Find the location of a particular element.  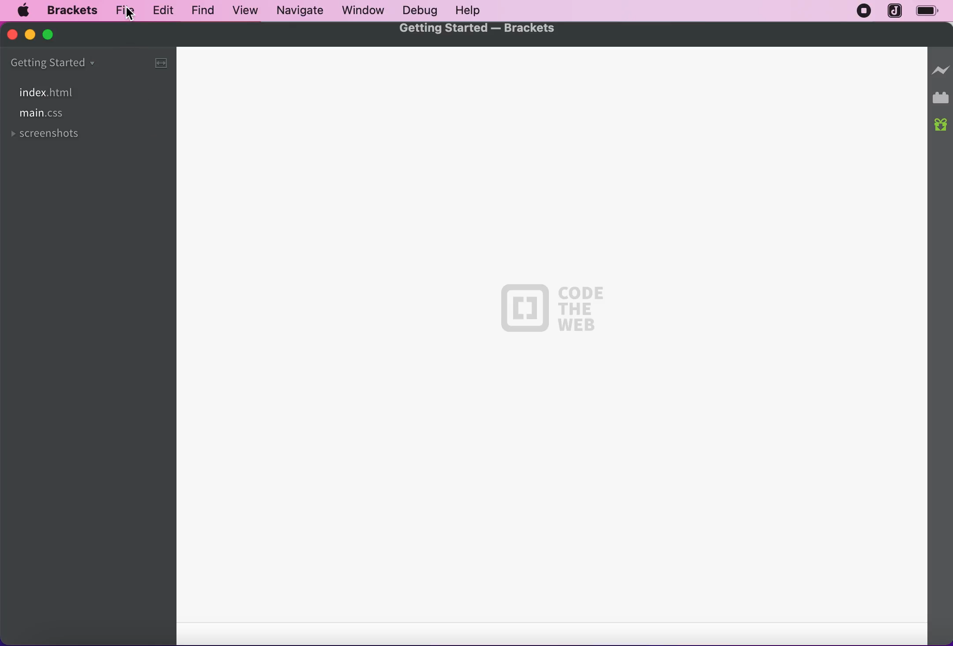

new builds of brackets is located at coordinates (942, 125).